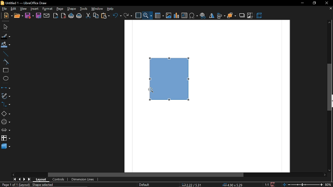 The height and width of the screenshot is (187, 333). Describe the element at coordinates (29, 15) in the screenshot. I see `save` at that location.